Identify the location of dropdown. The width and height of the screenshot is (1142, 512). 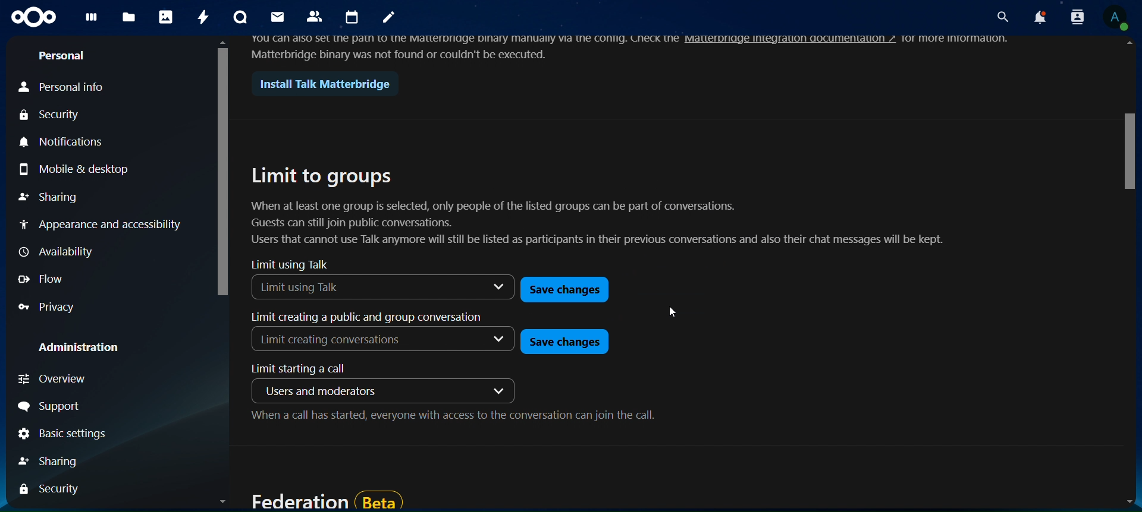
(500, 389).